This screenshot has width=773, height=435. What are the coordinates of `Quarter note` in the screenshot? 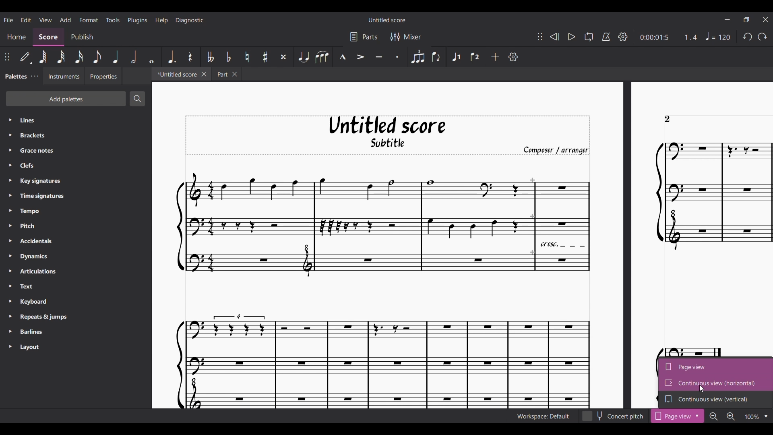 It's located at (116, 57).